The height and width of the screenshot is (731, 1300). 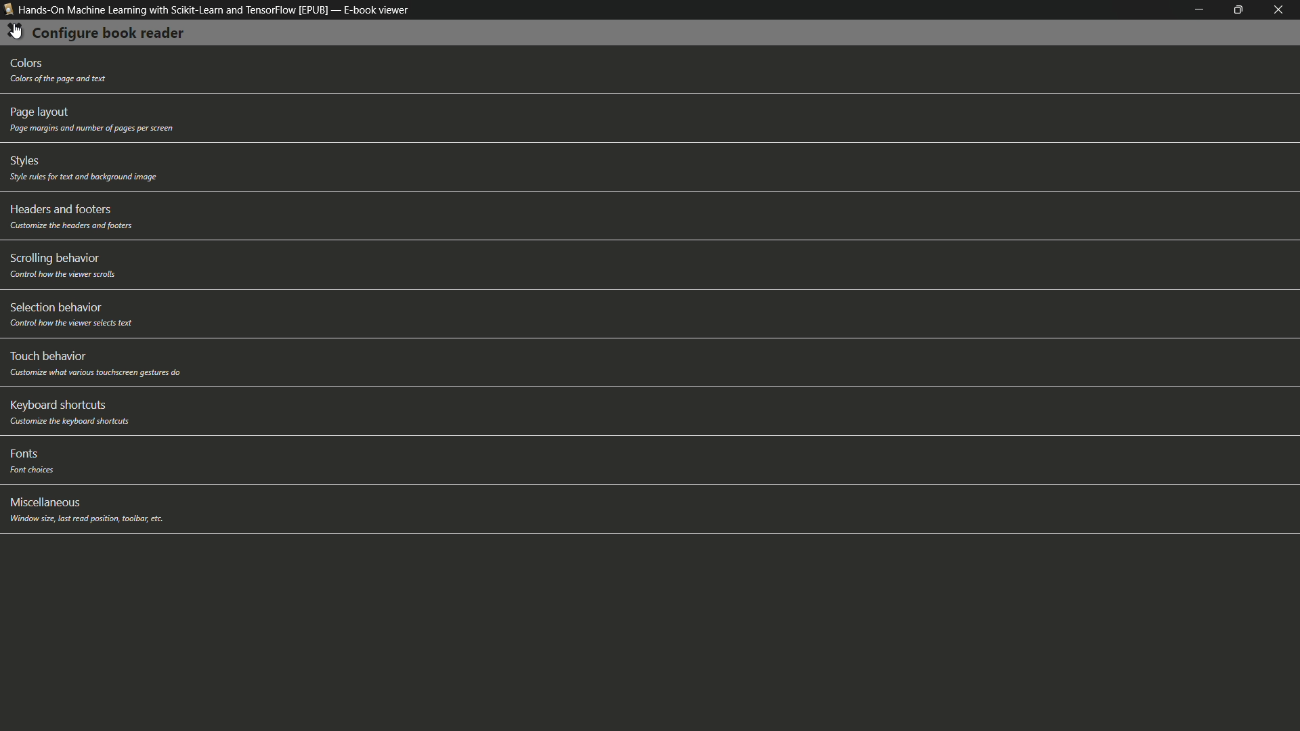 What do you see at coordinates (18, 33) in the screenshot?
I see `cursor` at bounding box center [18, 33].